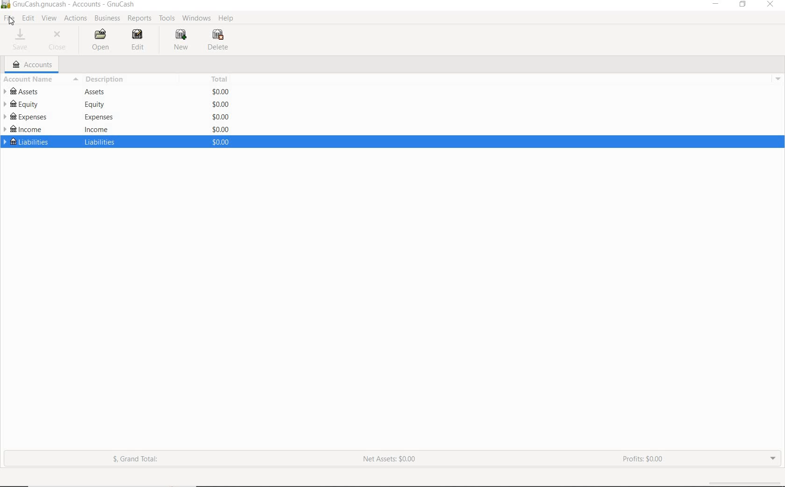  I want to click on EXPAND, so click(771, 459).